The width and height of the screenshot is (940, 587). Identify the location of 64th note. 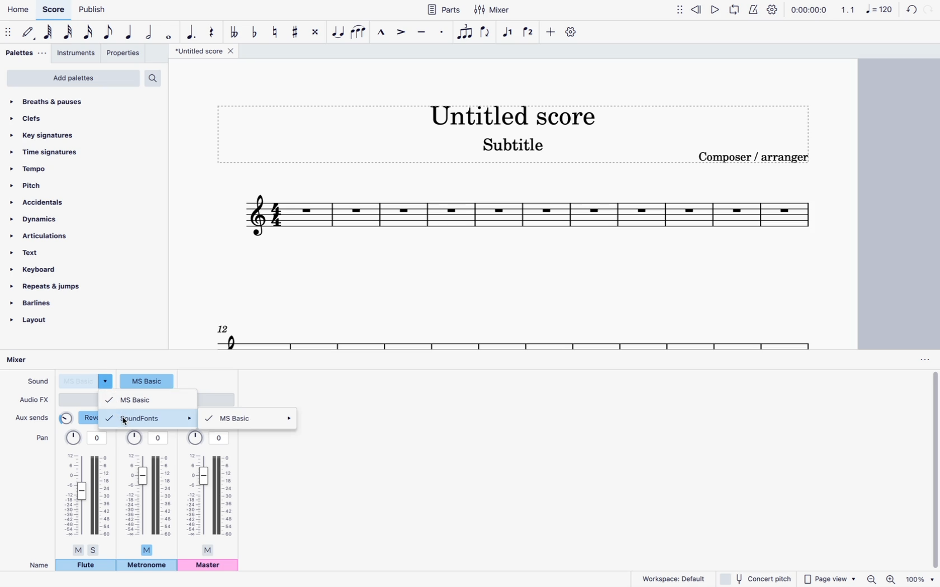
(49, 32).